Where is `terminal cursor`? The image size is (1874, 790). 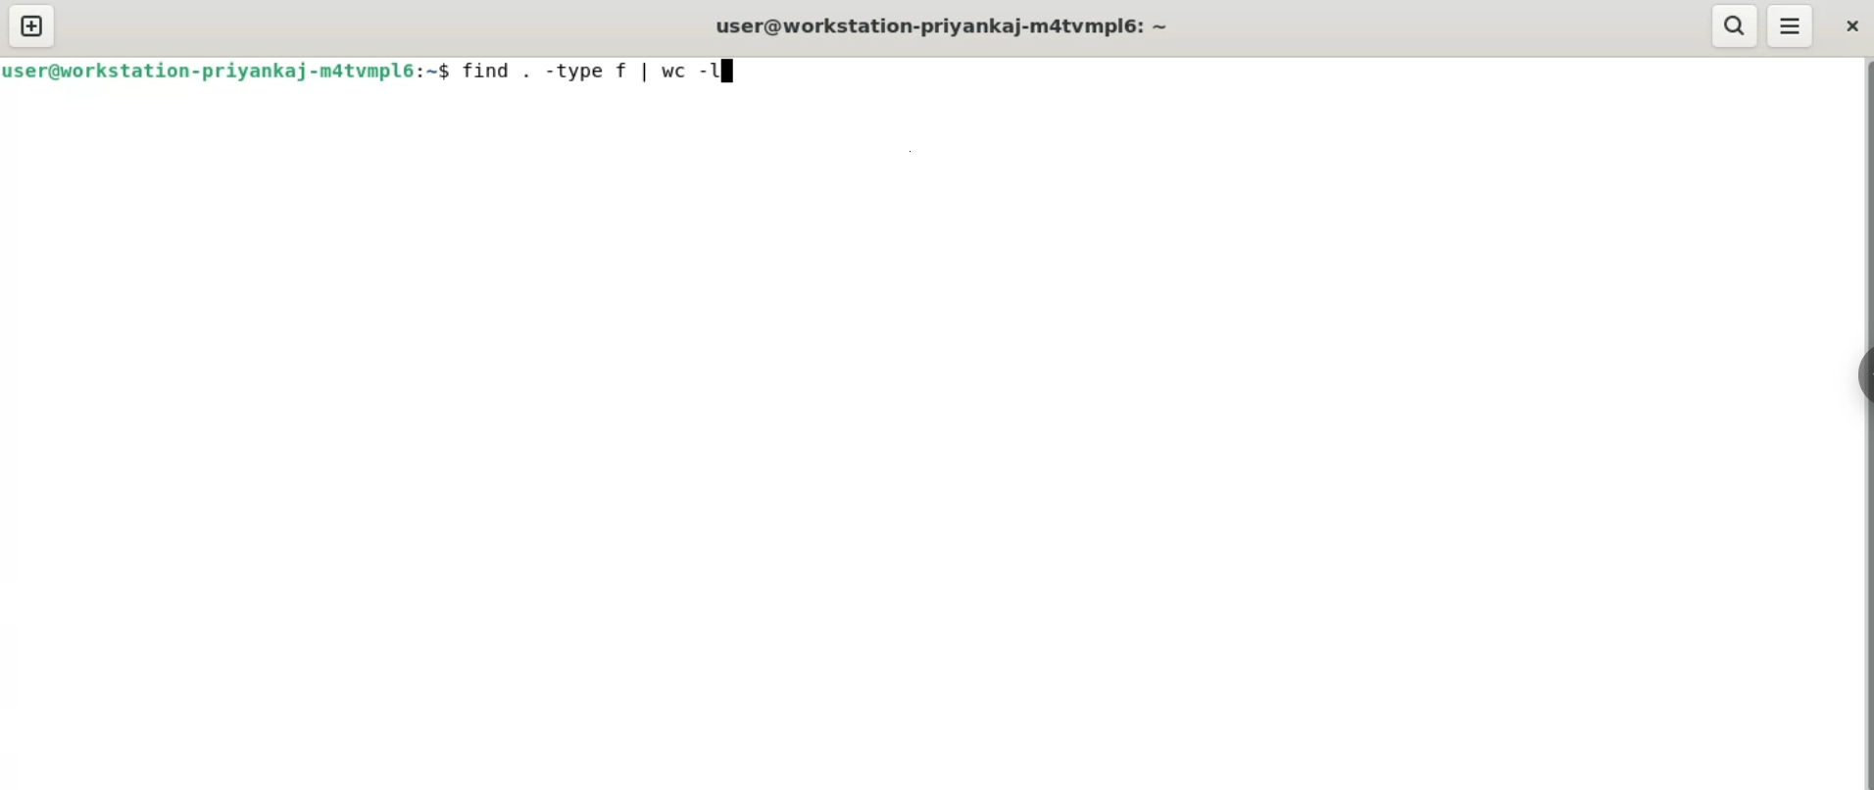 terminal cursor is located at coordinates (732, 71).